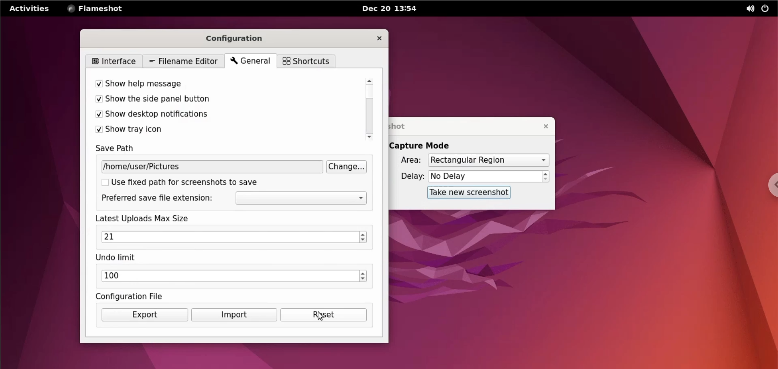 The width and height of the screenshot is (778, 369). Describe the element at coordinates (121, 148) in the screenshot. I see `save path` at that location.